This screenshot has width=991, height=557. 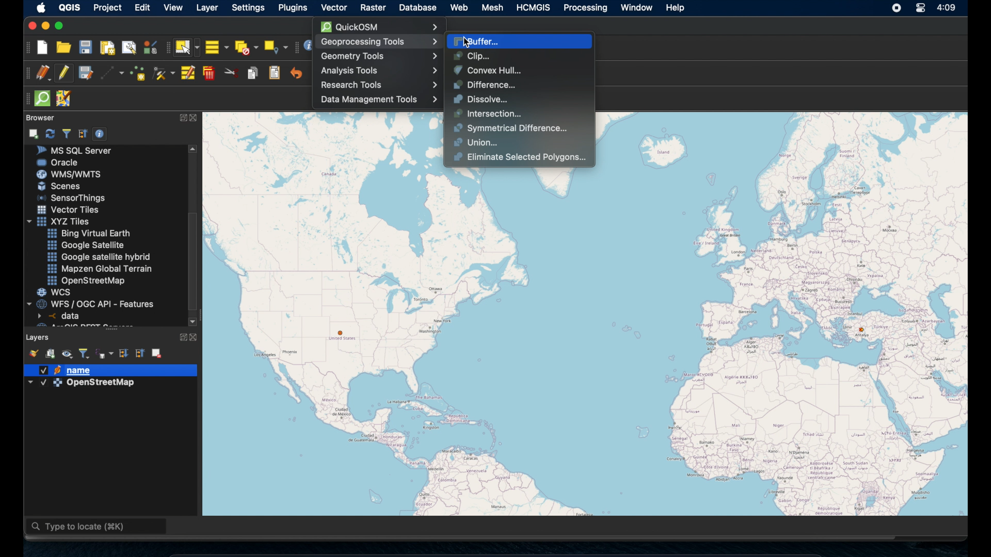 I want to click on sensor things, so click(x=72, y=198).